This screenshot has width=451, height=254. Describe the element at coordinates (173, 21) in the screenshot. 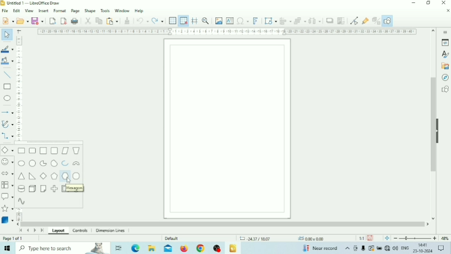

I see `Display Grid` at that location.